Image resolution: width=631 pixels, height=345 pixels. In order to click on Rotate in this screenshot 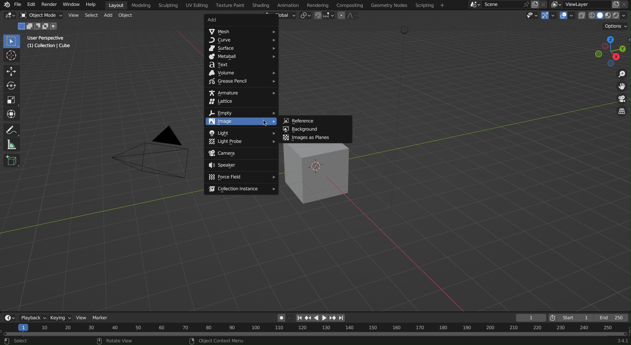, I will do `click(10, 85)`.